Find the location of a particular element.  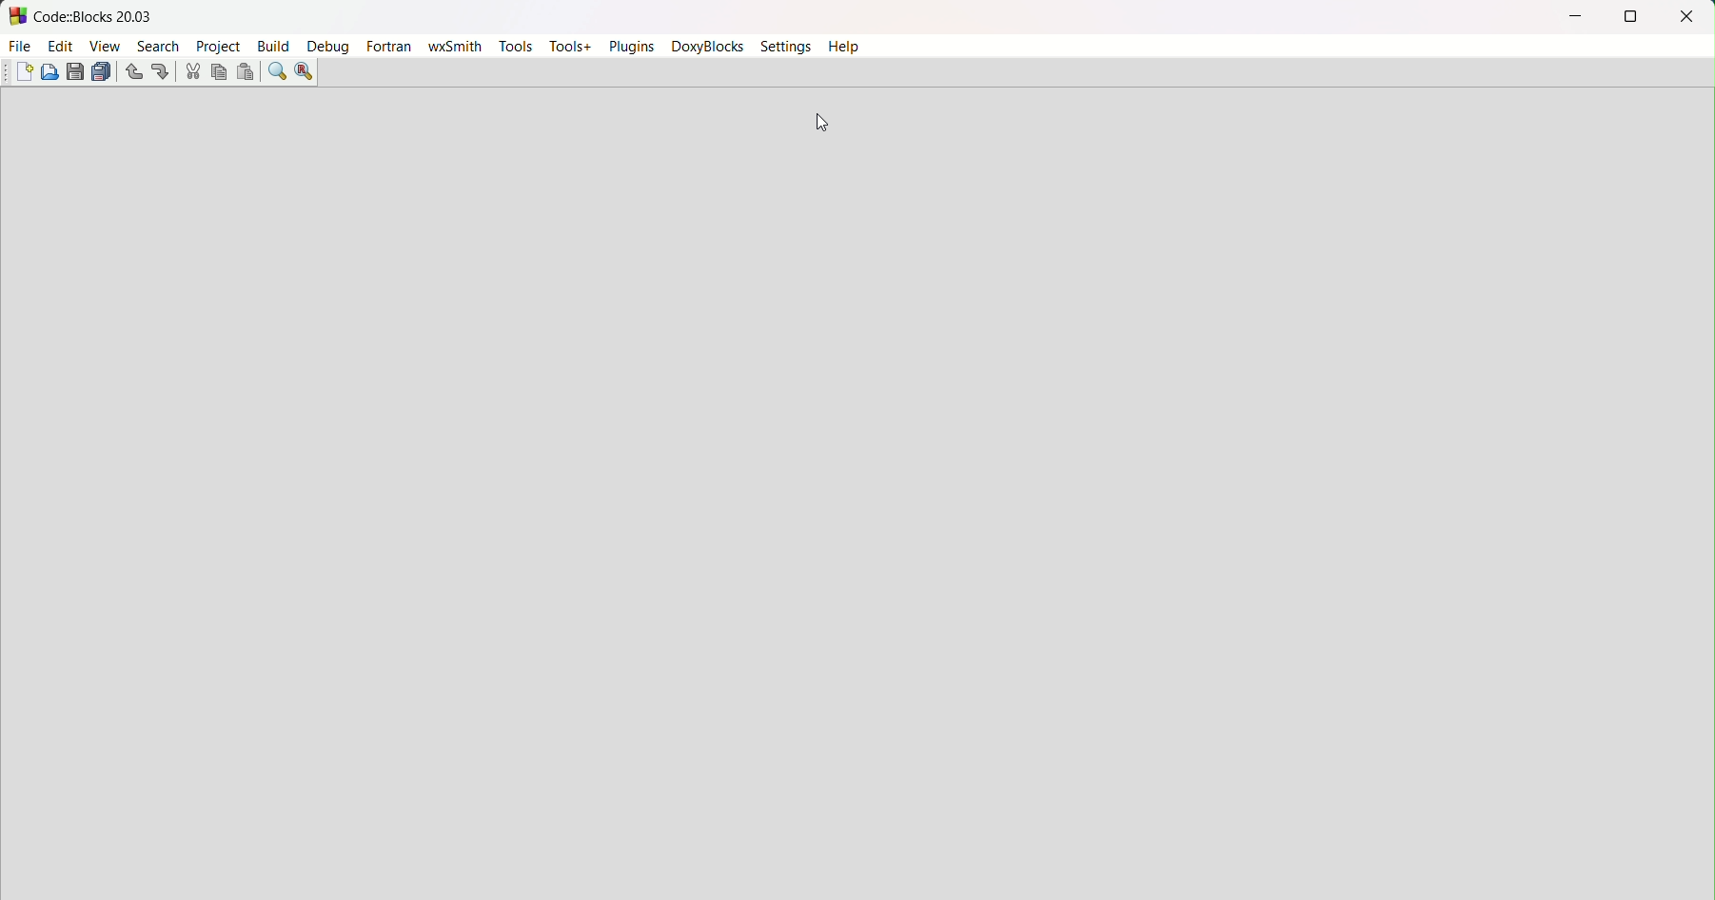

plugins is located at coordinates (627, 46).